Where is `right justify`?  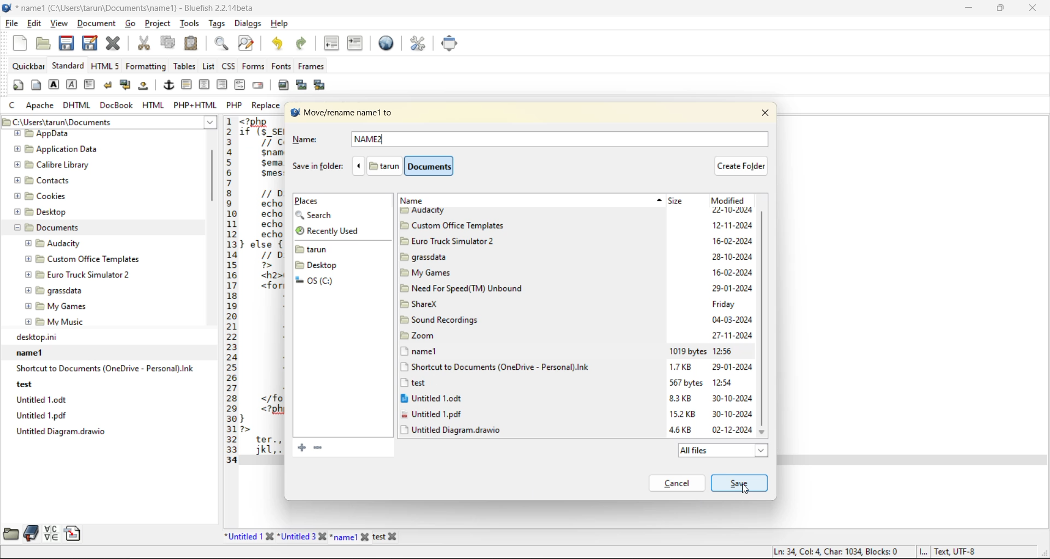
right justify is located at coordinates (223, 86).